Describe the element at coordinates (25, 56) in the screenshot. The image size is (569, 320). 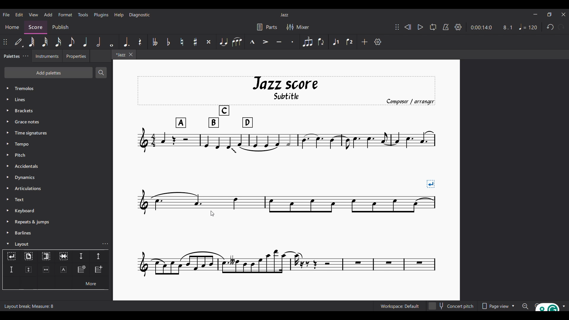
I see `Palette settings` at that location.